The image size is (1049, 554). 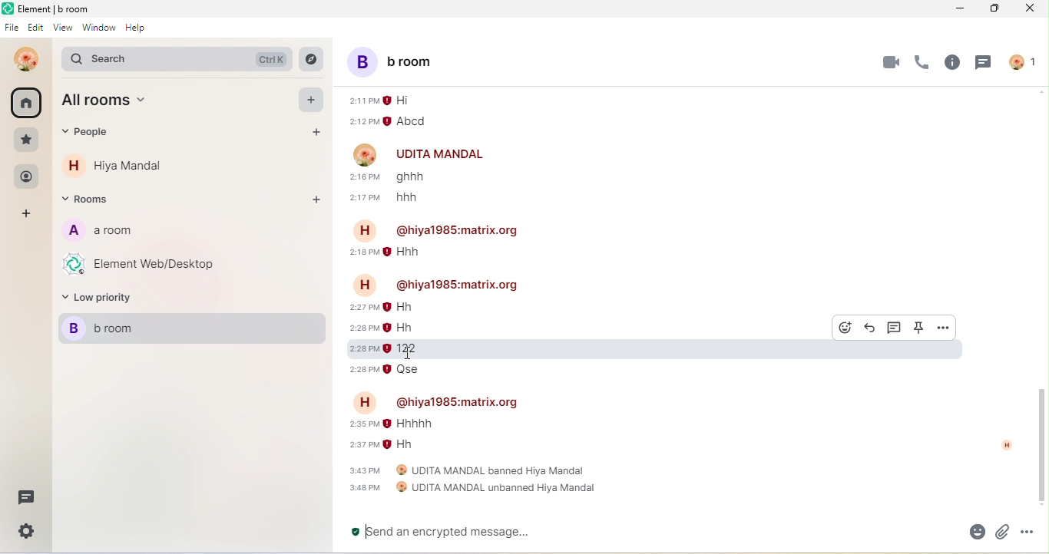 What do you see at coordinates (971, 533) in the screenshot?
I see `emoji` at bounding box center [971, 533].